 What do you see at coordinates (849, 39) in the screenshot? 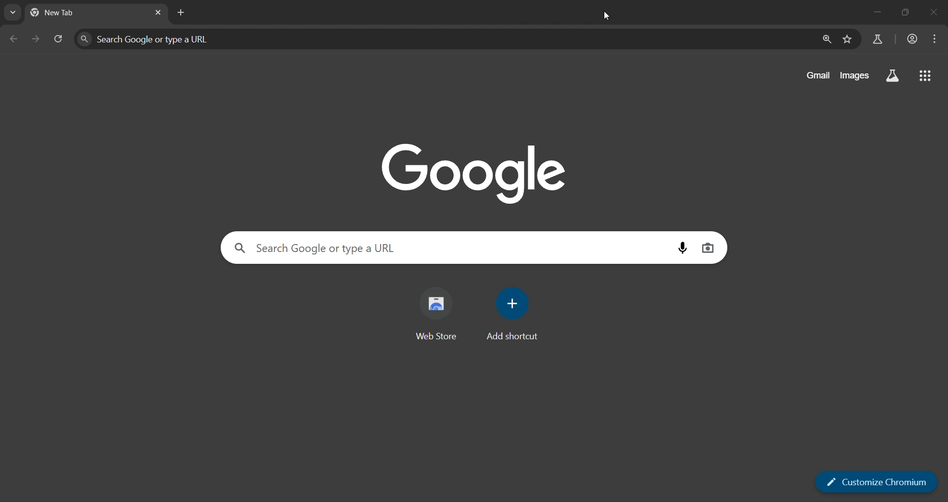
I see `bookmark page` at bounding box center [849, 39].